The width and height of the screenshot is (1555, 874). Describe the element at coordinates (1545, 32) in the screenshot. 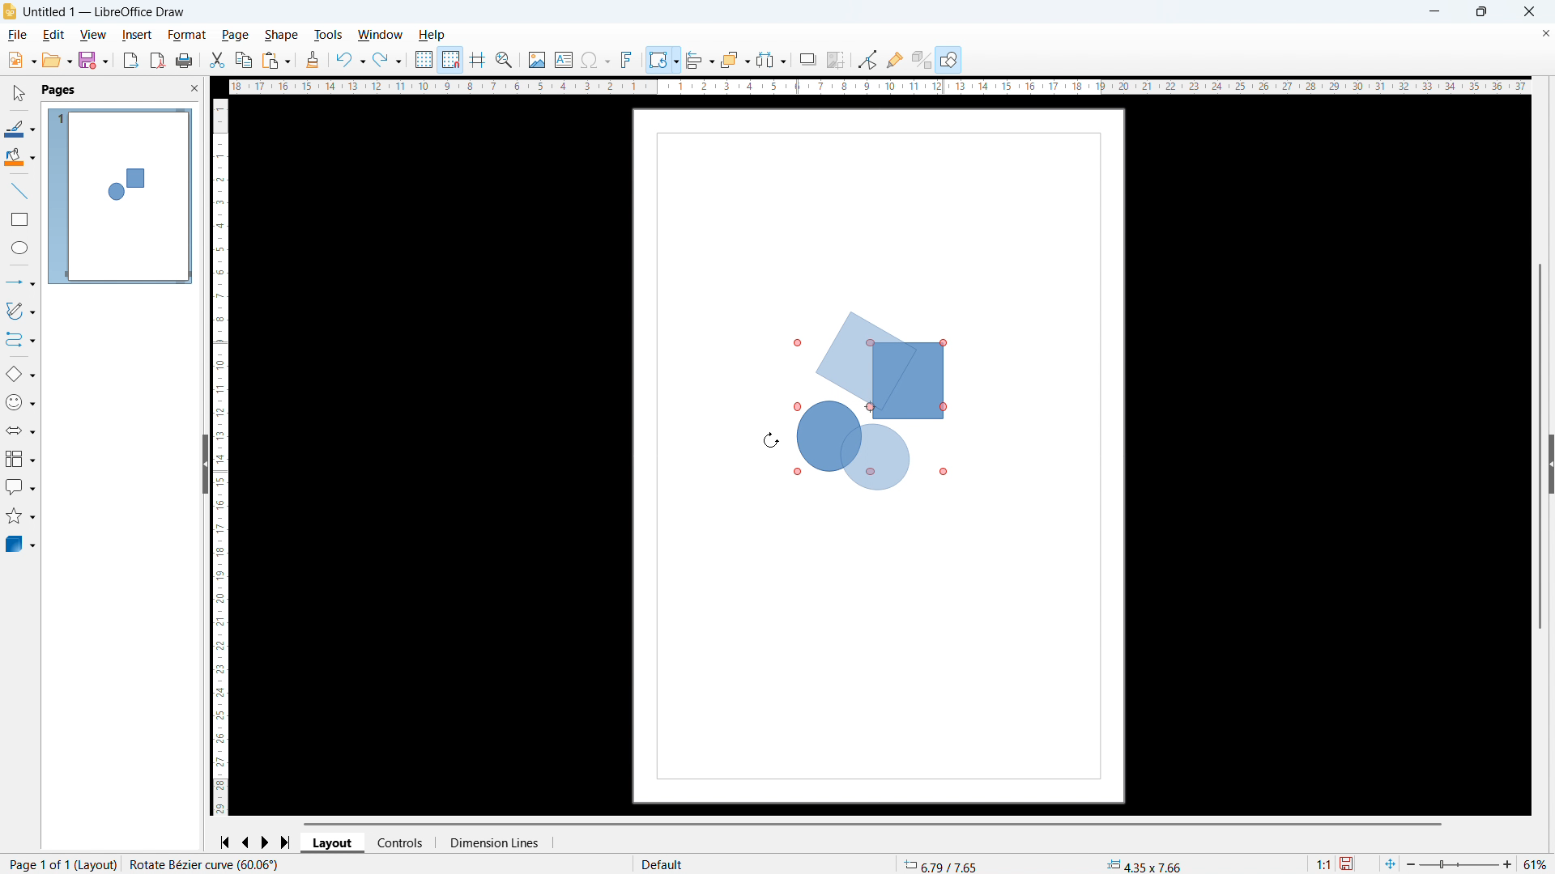

I see `Close document ` at that location.